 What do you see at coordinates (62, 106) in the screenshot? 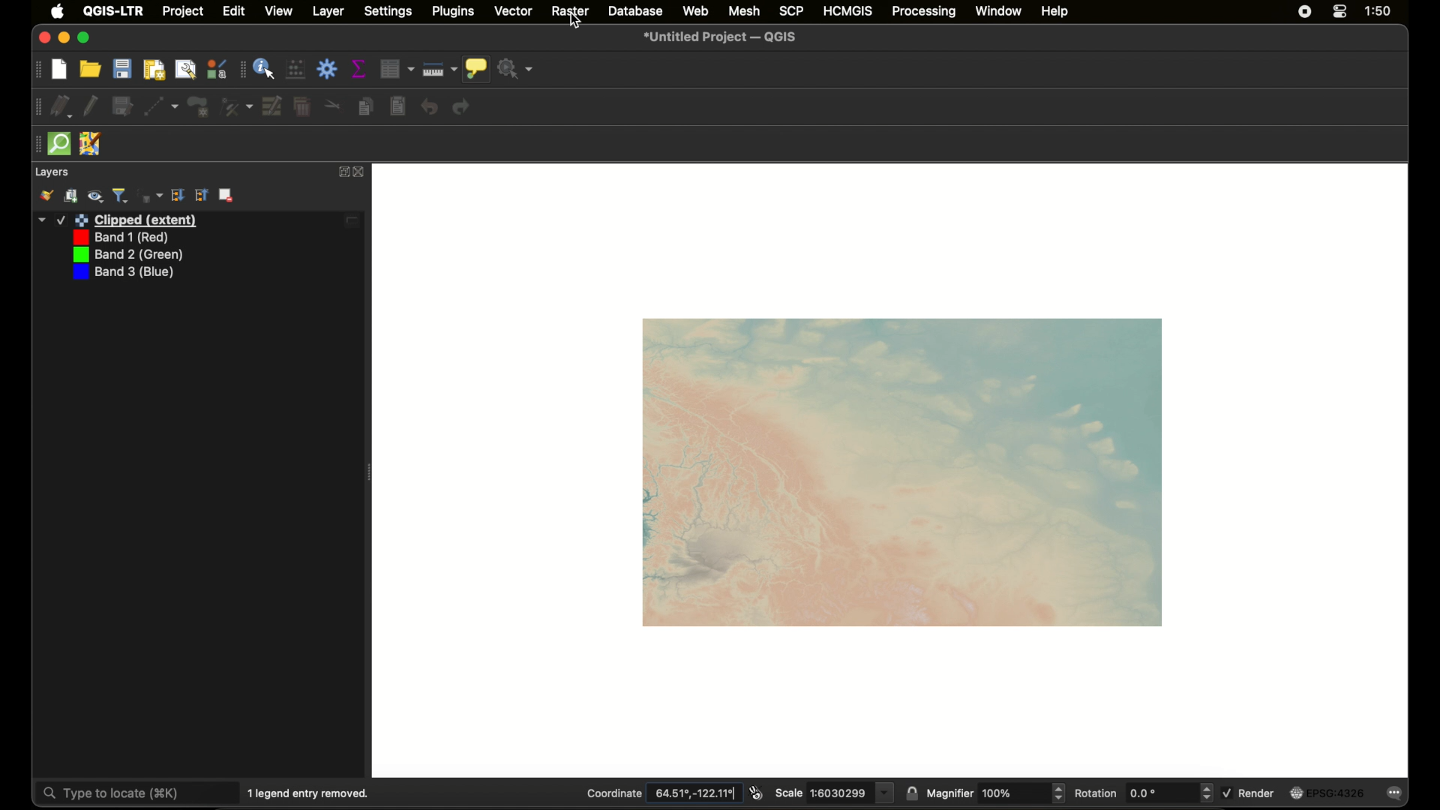
I see `current edits` at bounding box center [62, 106].